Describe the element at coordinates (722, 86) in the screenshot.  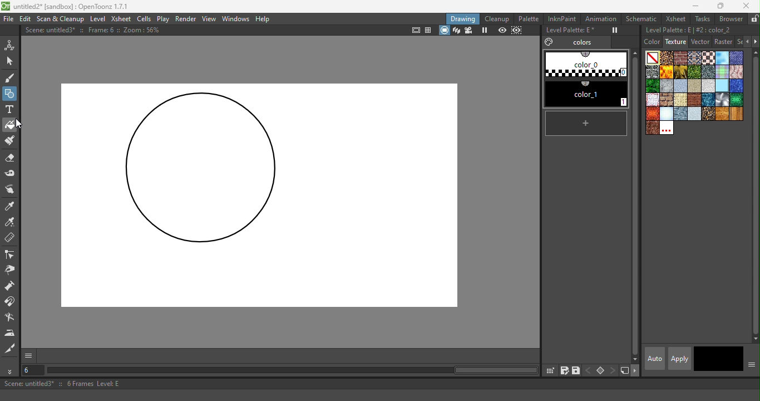
I see `piastrell.bmp` at that location.